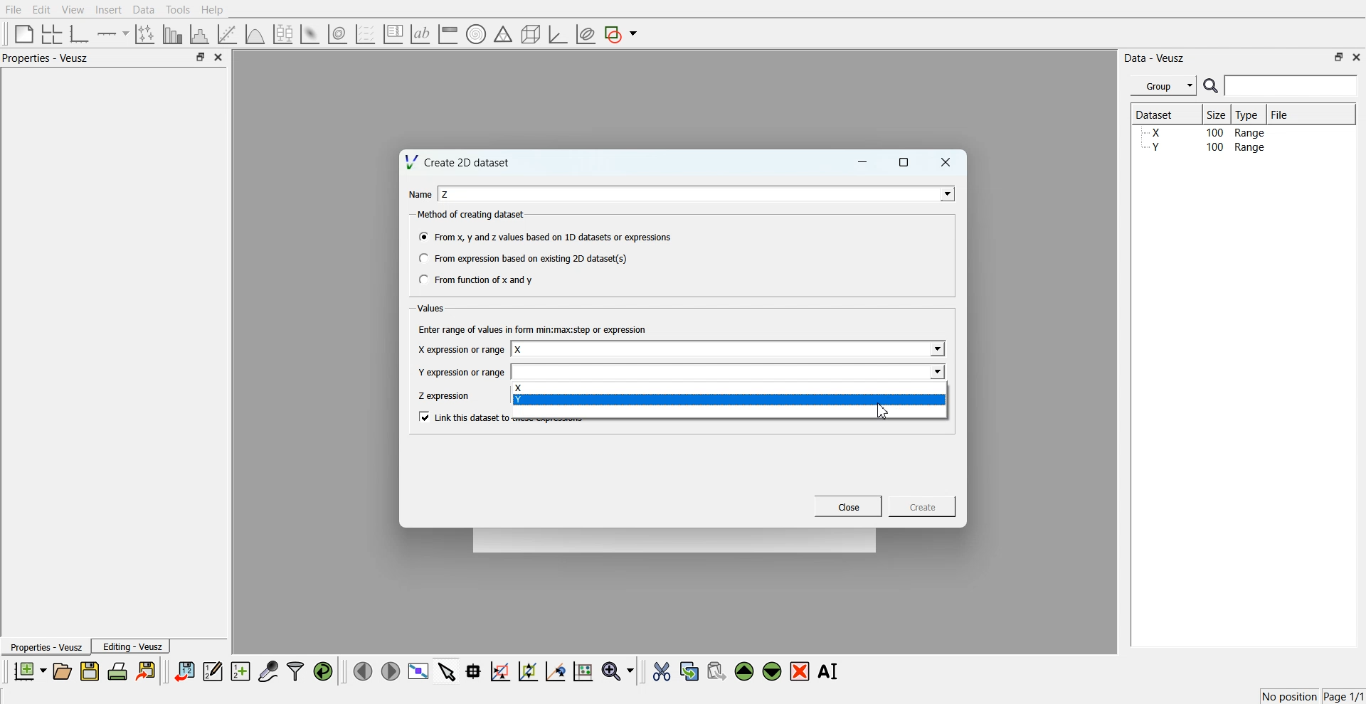 The height and width of the screenshot is (704, 1366). Describe the element at coordinates (117, 671) in the screenshot. I see `Print the document` at that location.